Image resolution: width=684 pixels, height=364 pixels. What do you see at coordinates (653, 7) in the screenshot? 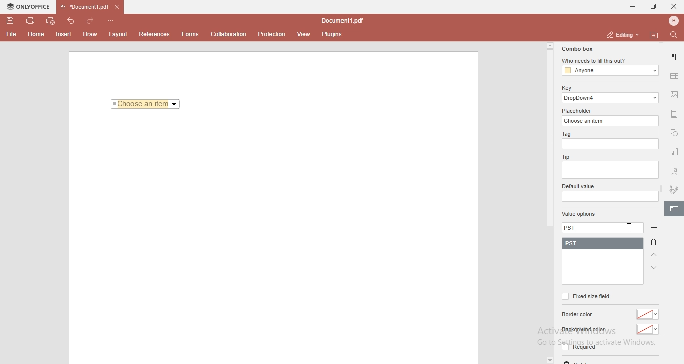
I see `restore` at bounding box center [653, 7].